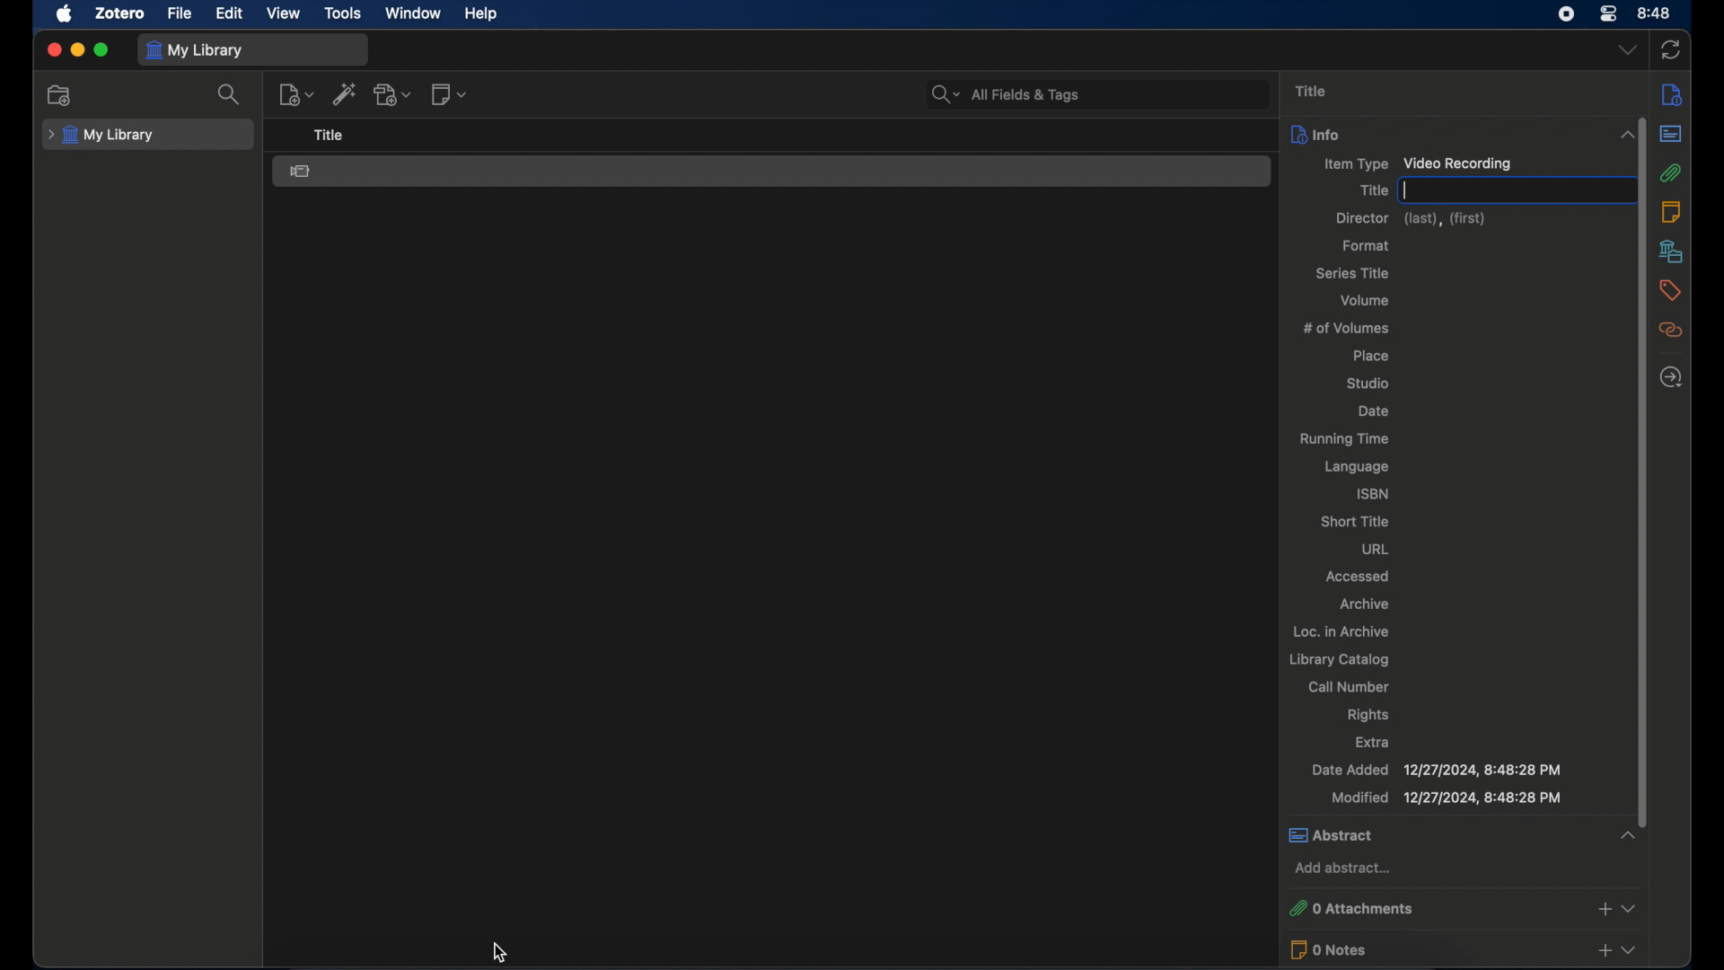 The height and width of the screenshot is (970, 1724). What do you see at coordinates (1674, 378) in the screenshot?
I see `locate` at bounding box center [1674, 378].